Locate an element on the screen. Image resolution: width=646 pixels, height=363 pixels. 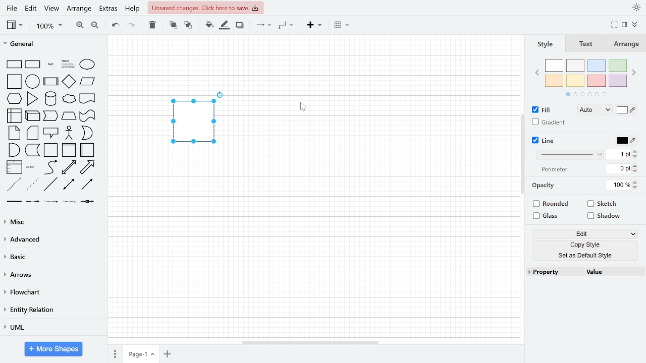
current line width is located at coordinates (619, 155).